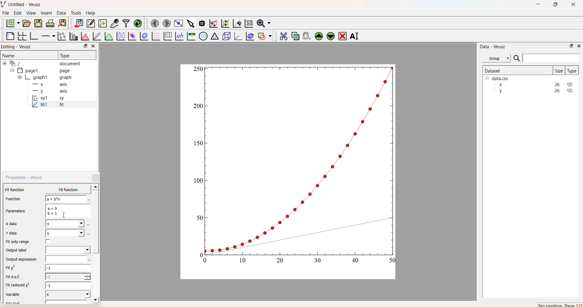 The image size is (583, 307). What do you see at coordinates (18, 212) in the screenshot?
I see `Parameters` at bounding box center [18, 212].